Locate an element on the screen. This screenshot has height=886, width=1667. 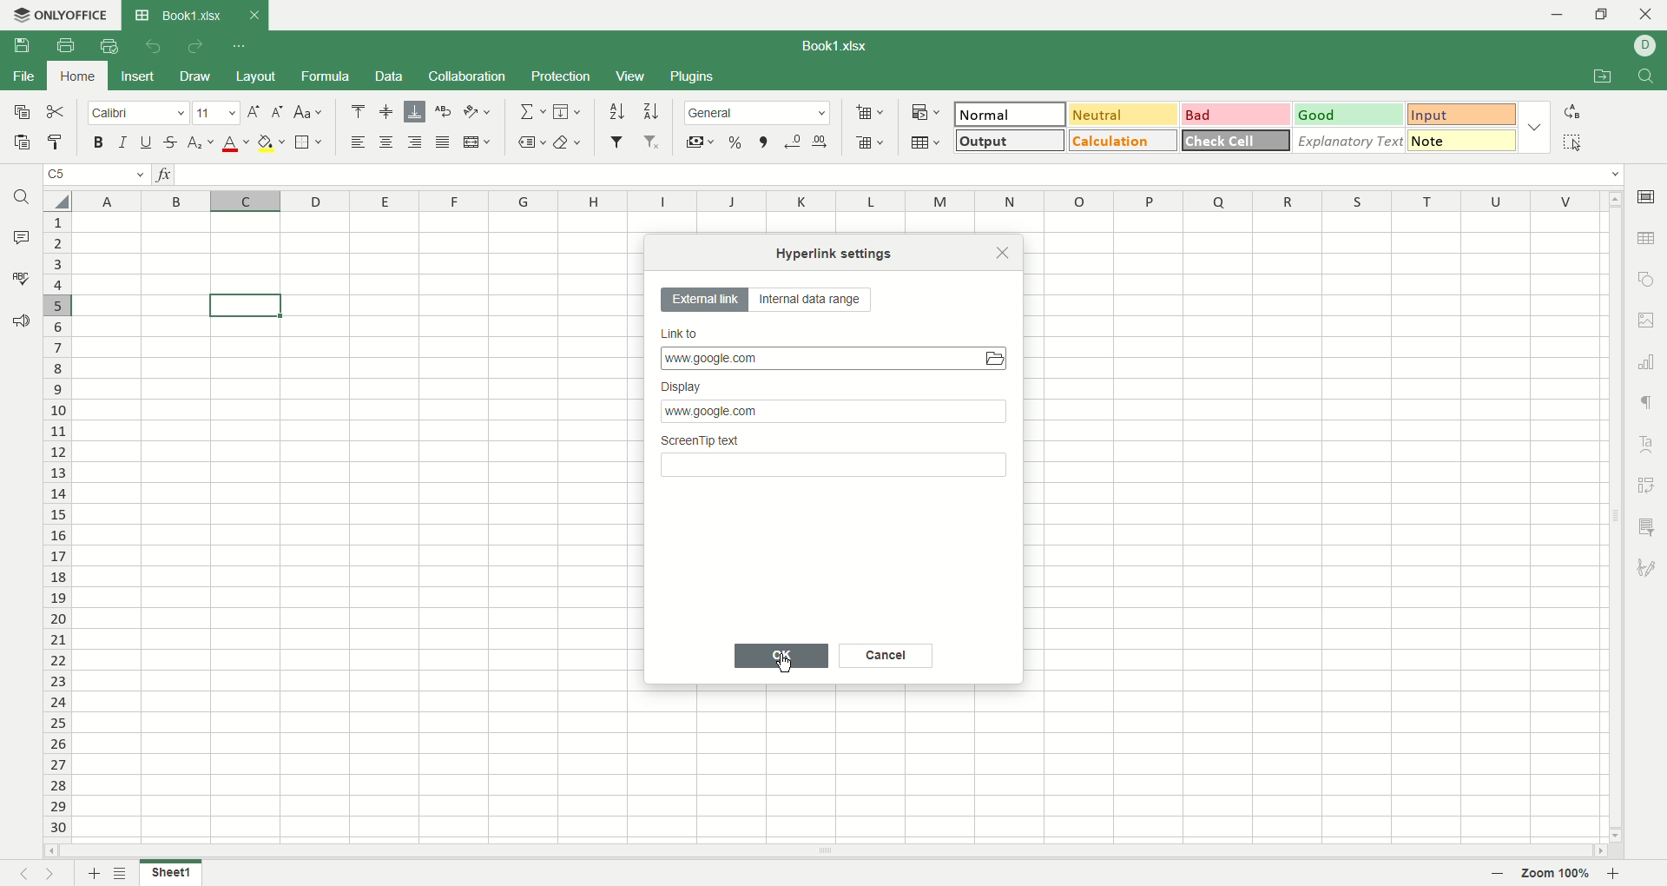
merge and center is located at coordinates (478, 142).